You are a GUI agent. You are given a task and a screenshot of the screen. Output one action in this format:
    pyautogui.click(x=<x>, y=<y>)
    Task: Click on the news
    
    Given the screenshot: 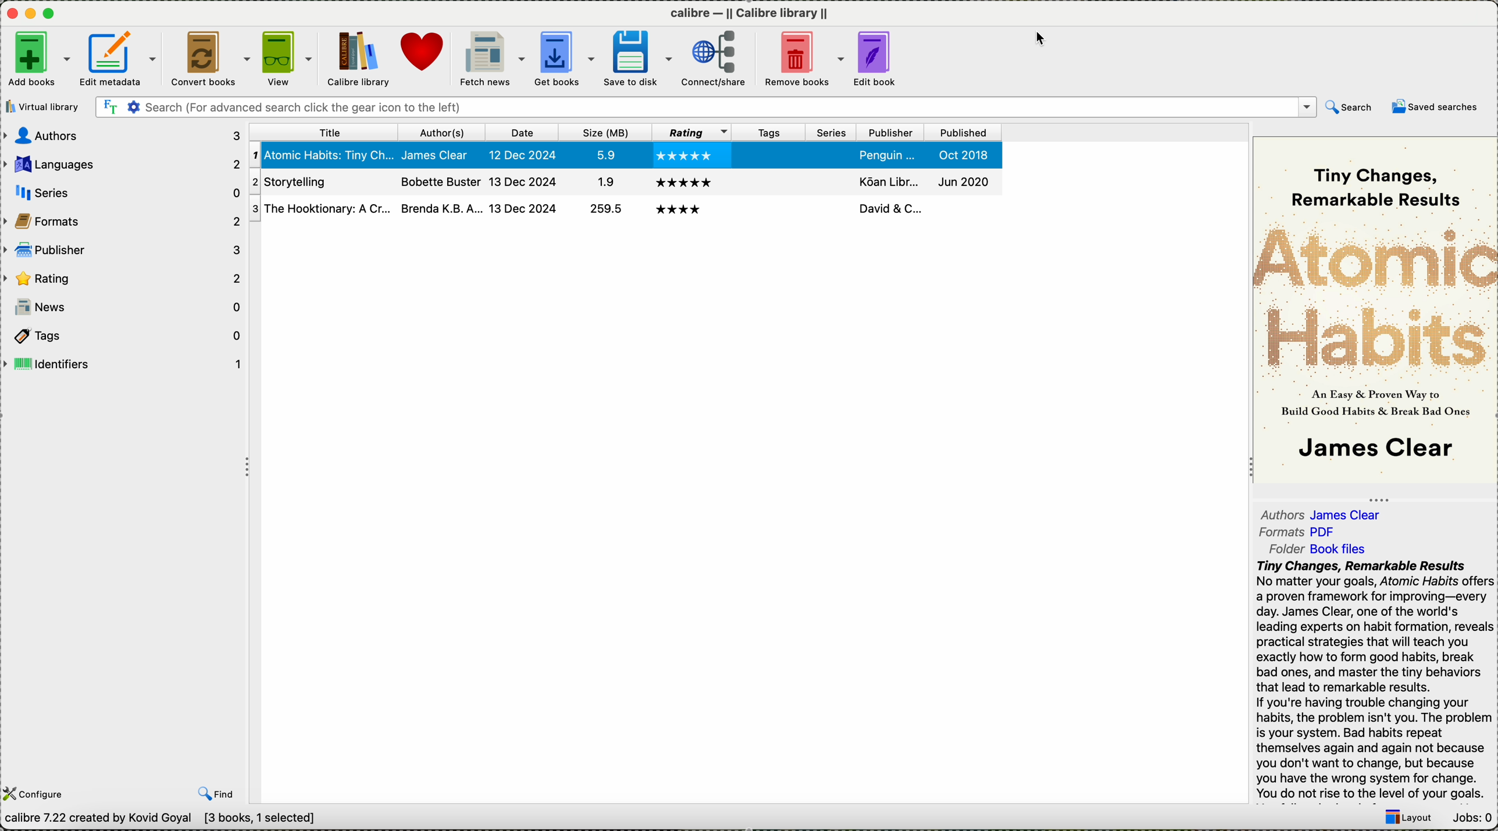 What is the action you would take?
    pyautogui.click(x=124, y=307)
    